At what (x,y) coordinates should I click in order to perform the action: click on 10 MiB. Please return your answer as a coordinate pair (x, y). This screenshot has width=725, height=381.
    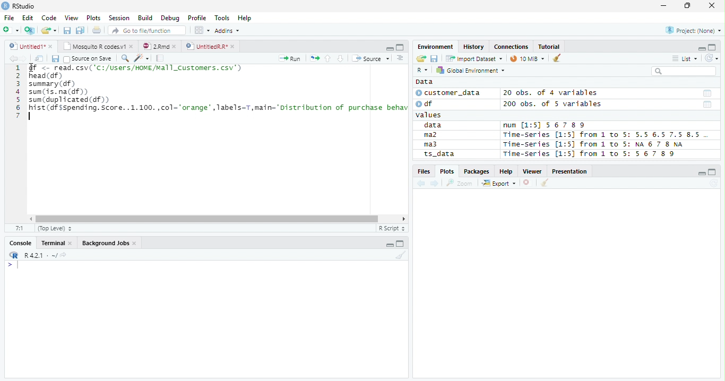
    Looking at the image, I should click on (528, 58).